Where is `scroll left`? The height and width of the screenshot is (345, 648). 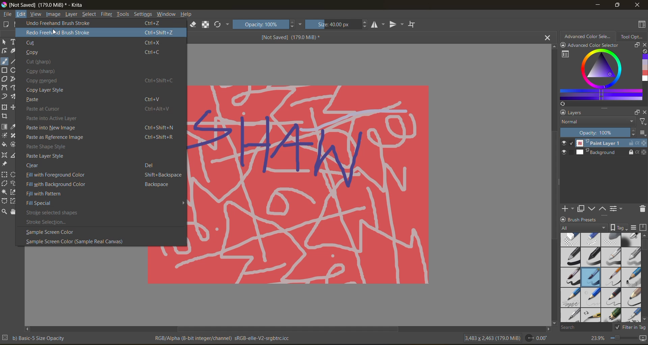
scroll left is located at coordinates (28, 327).